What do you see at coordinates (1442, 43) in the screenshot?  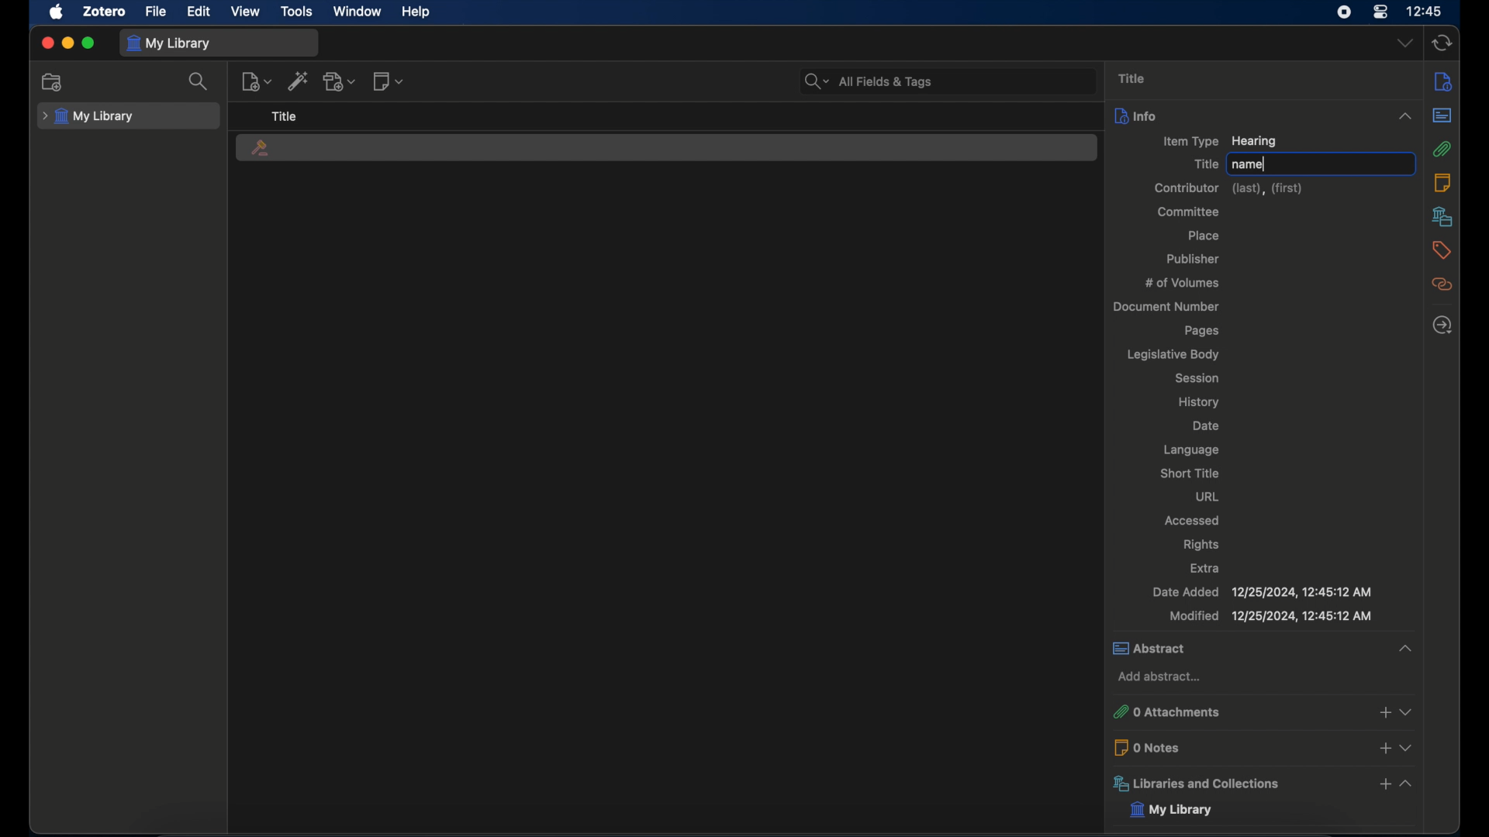 I see `sync` at bounding box center [1442, 43].